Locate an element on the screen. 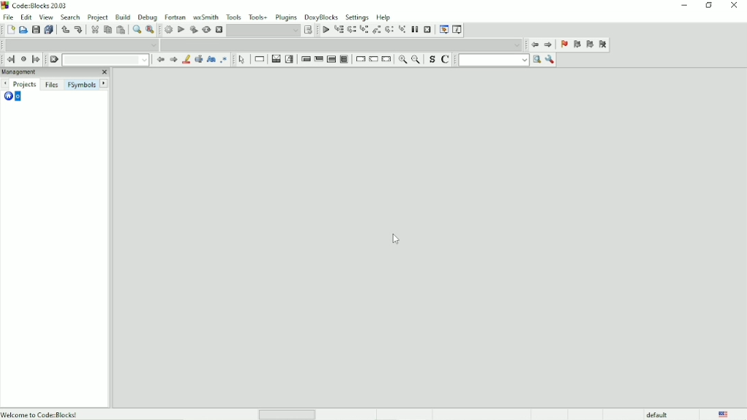 This screenshot has width=747, height=420. Clear bookmarks is located at coordinates (603, 45).